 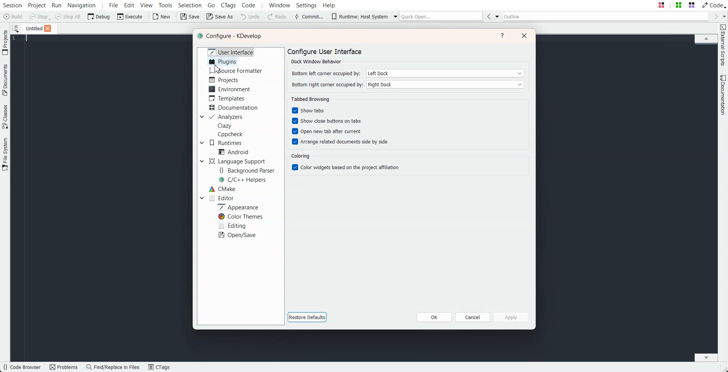 I want to click on Code Browser, so click(x=22, y=367).